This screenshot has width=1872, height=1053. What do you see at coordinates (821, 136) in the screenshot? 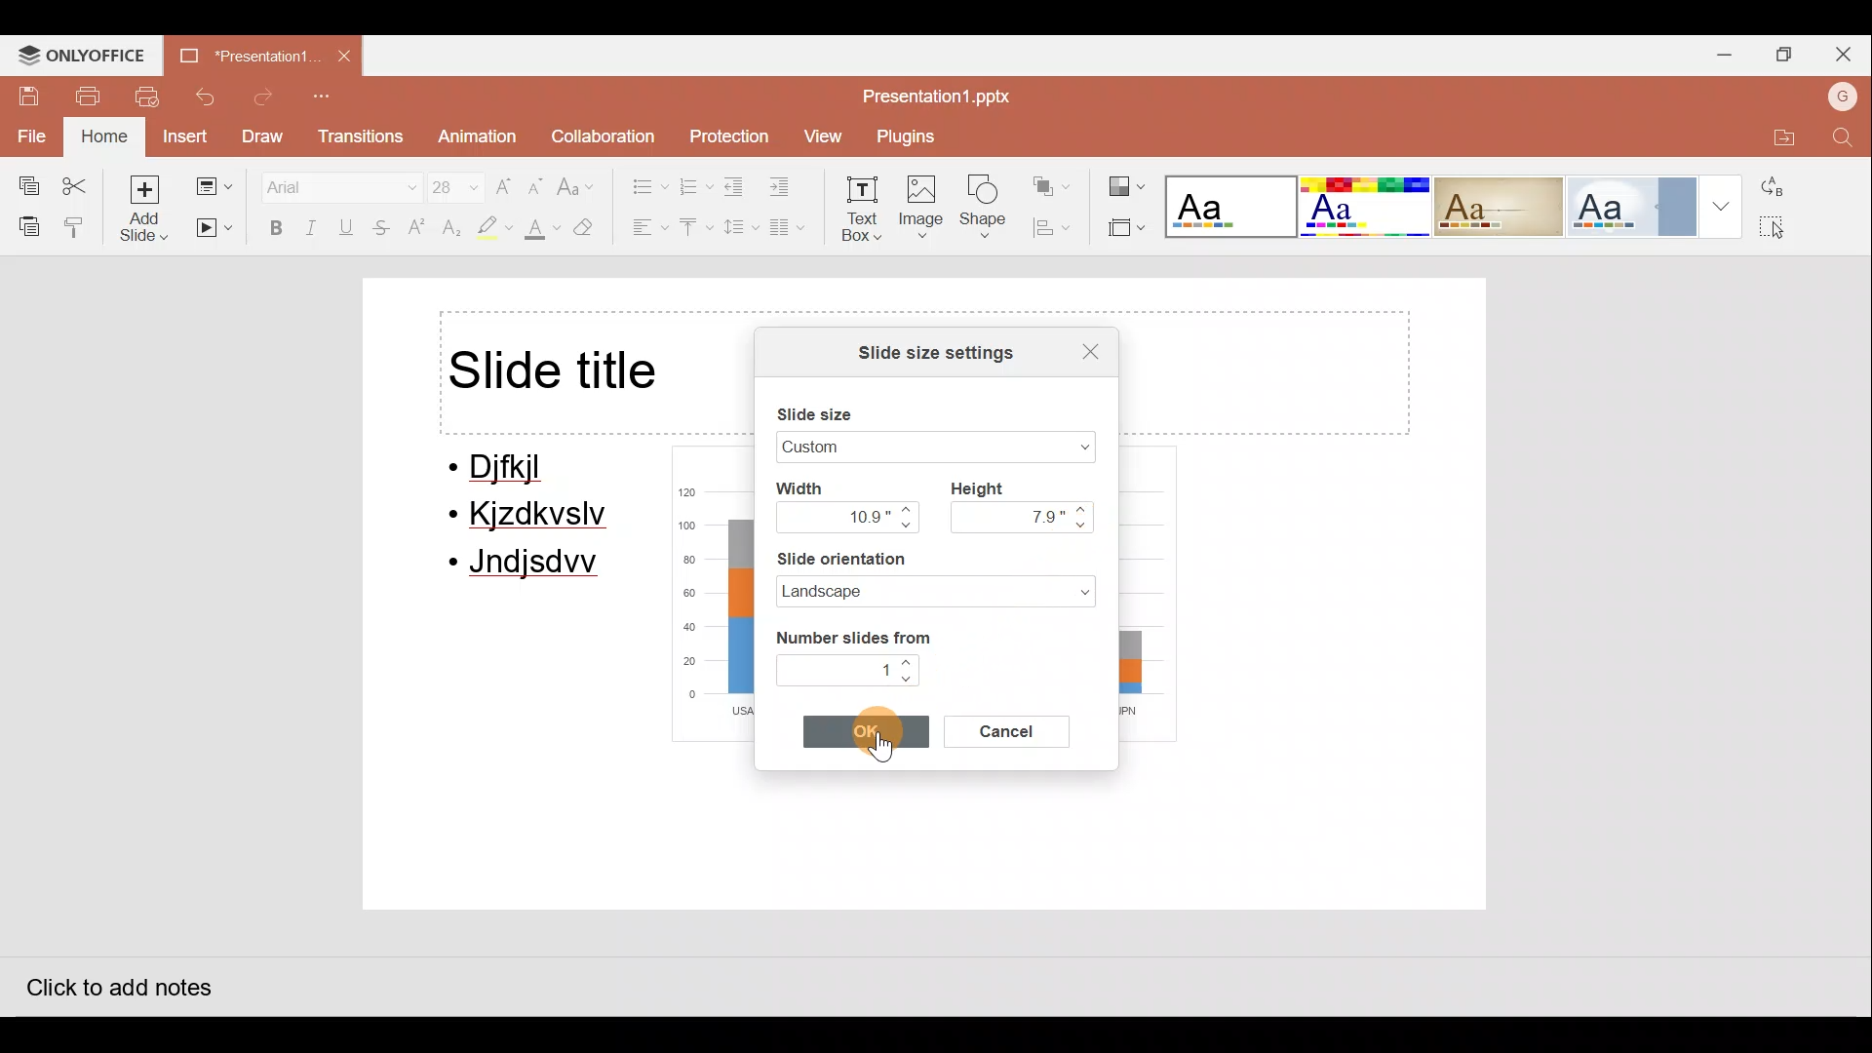
I see `View` at bounding box center [821, 136].